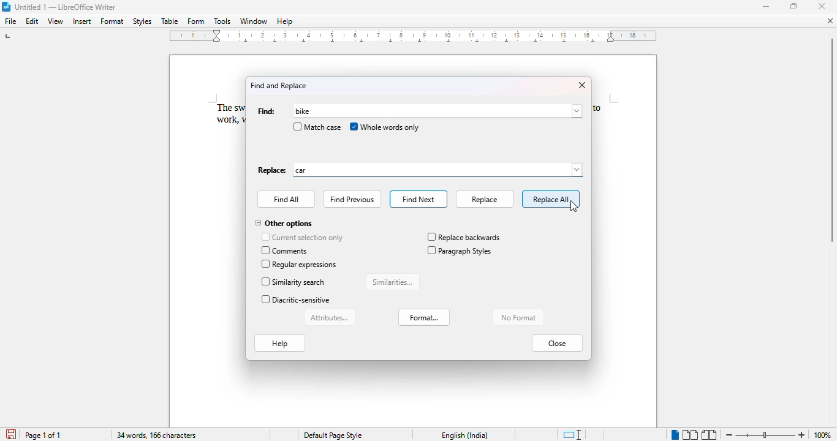 The image size is (837, 441). Describe the element at coordinates (484, 199) in the screenshot. I see `replace` at that location.